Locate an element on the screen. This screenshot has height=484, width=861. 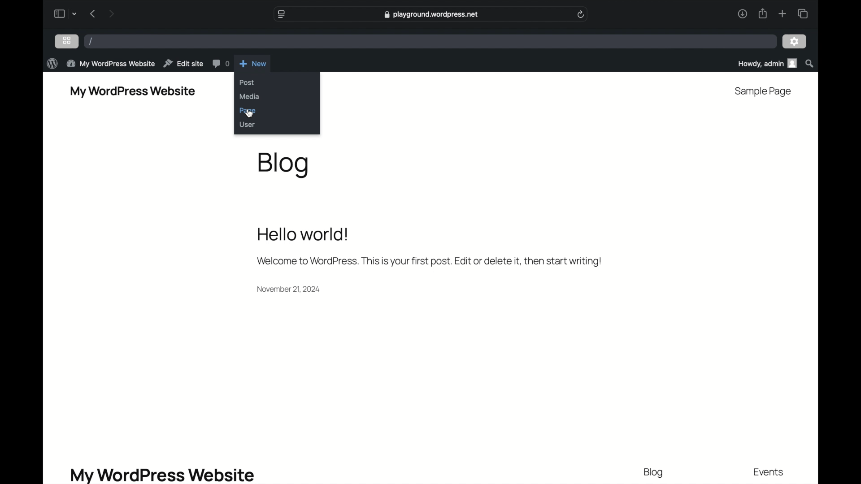
show tab overview is located at coordinates (804, 14).